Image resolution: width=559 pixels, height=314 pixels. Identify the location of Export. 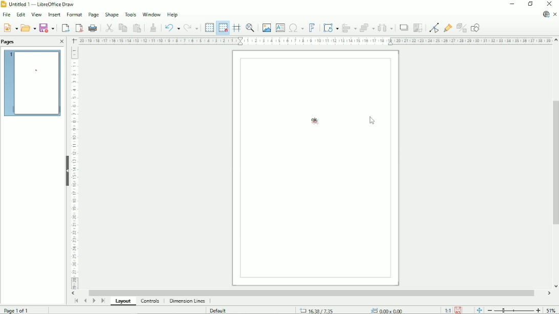
(65, 28).